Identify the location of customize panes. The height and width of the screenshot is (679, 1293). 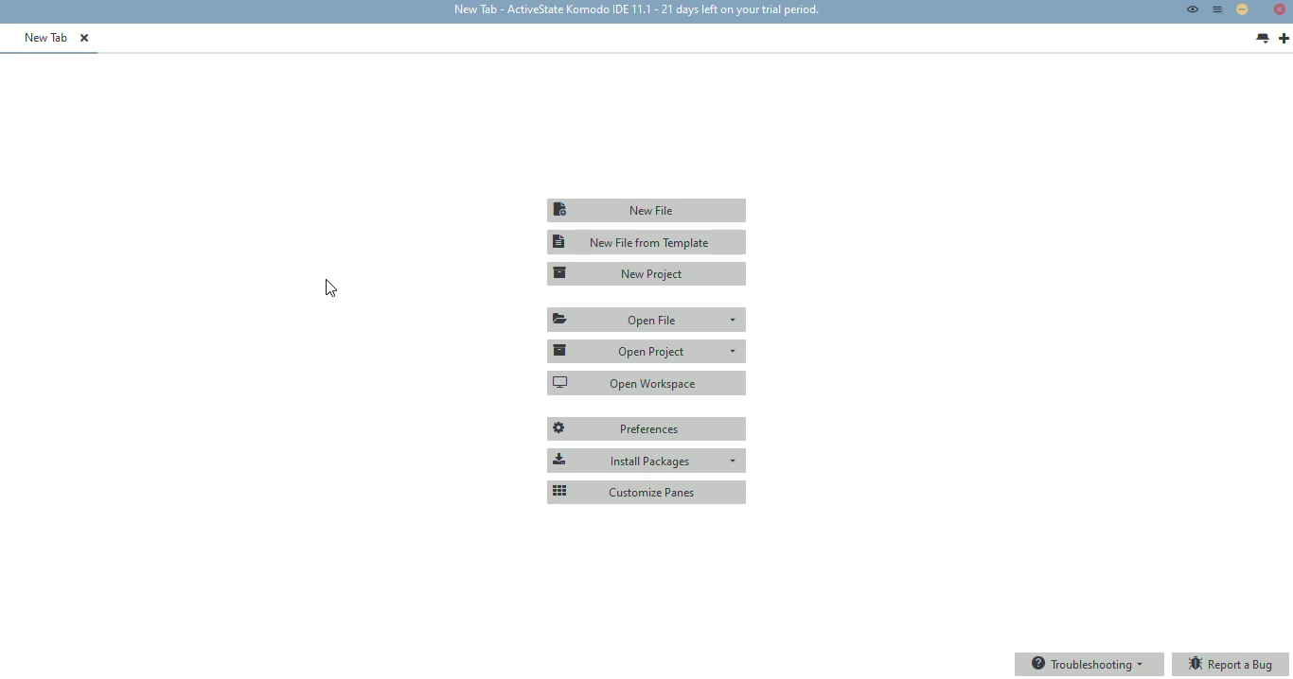
(647, 493).